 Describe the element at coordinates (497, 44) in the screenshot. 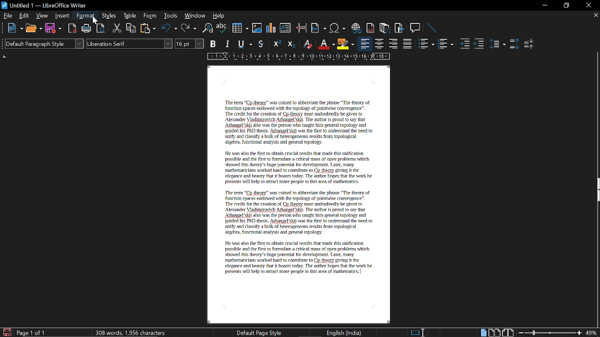

I see `Set line spacing` at that location.